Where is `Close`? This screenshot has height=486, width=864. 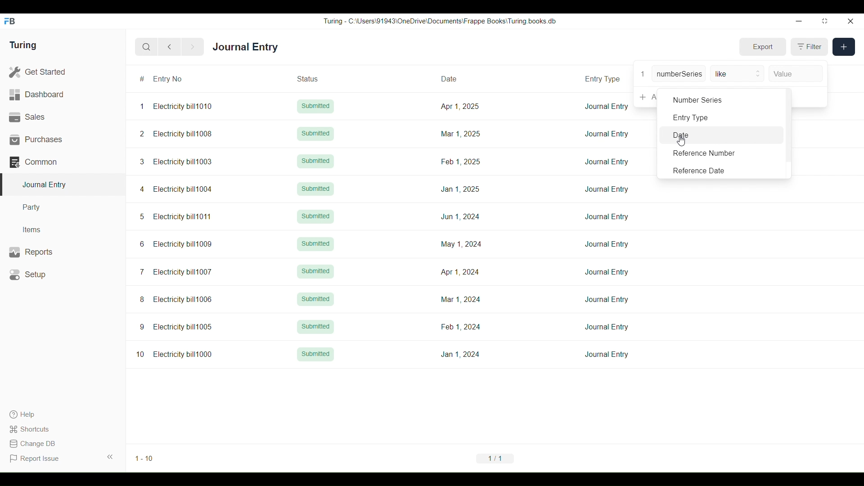 Close is located at coordinates (850, 21).